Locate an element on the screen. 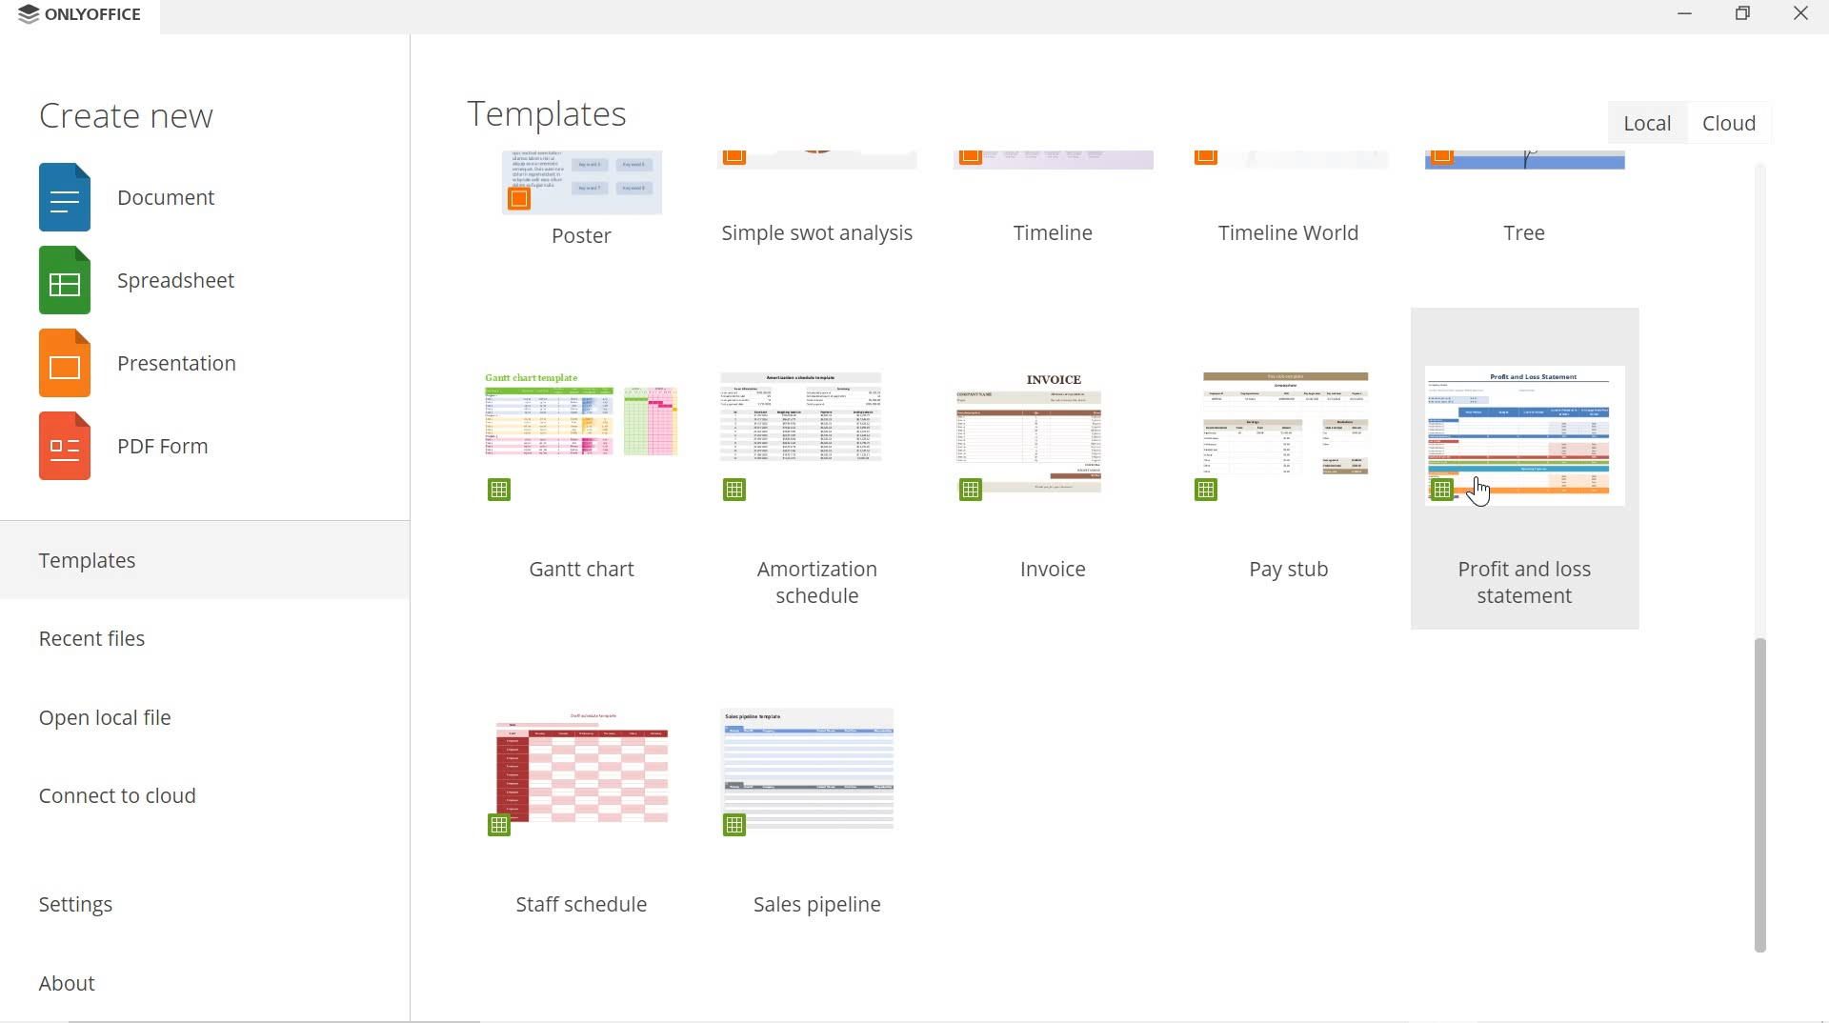 The height and width of the screenshot is (1023, 1829). scrollbar is located at coordinates (1764, 561).